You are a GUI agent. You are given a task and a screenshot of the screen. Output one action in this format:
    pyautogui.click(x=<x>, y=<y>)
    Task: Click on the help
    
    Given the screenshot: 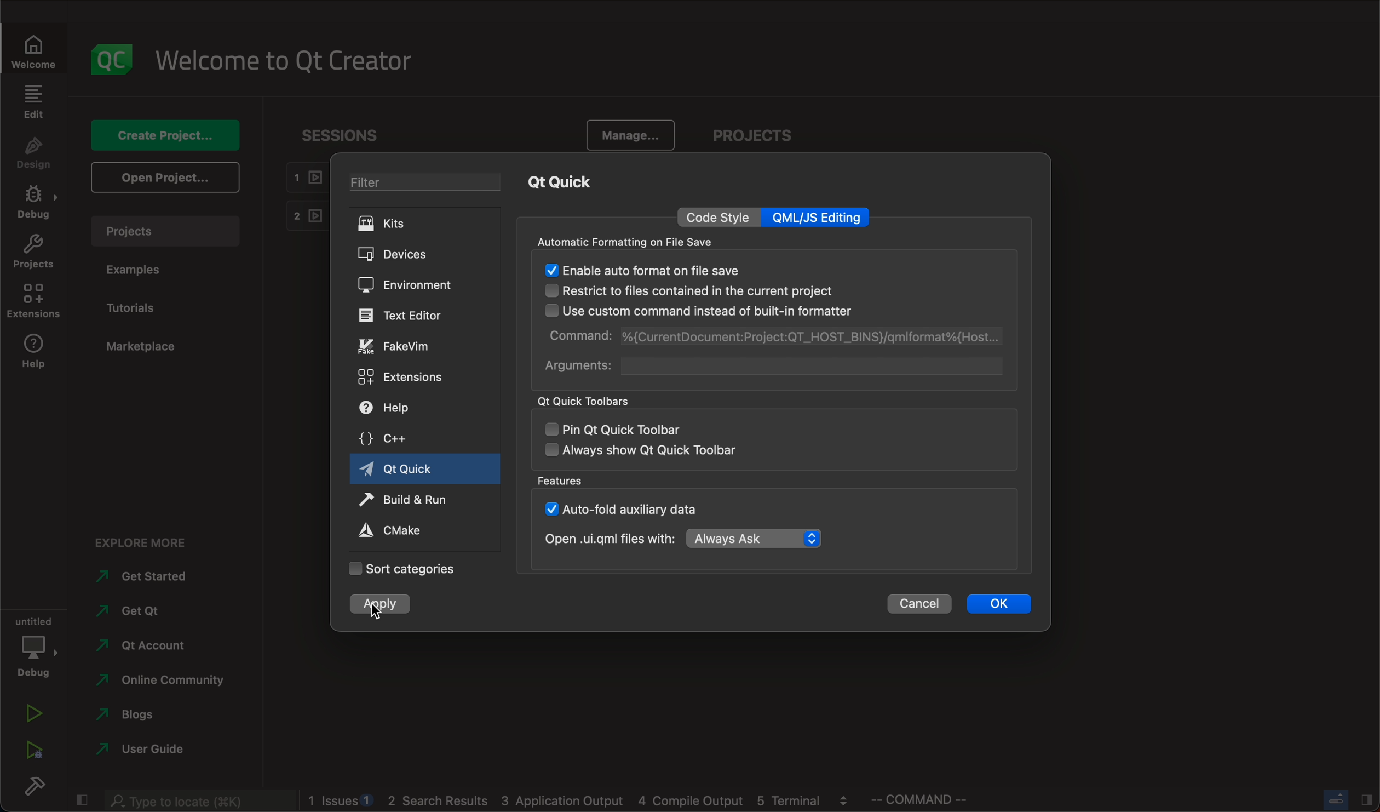 What is the action you would take?
    pyautogui.click(x=395, y=408)
    